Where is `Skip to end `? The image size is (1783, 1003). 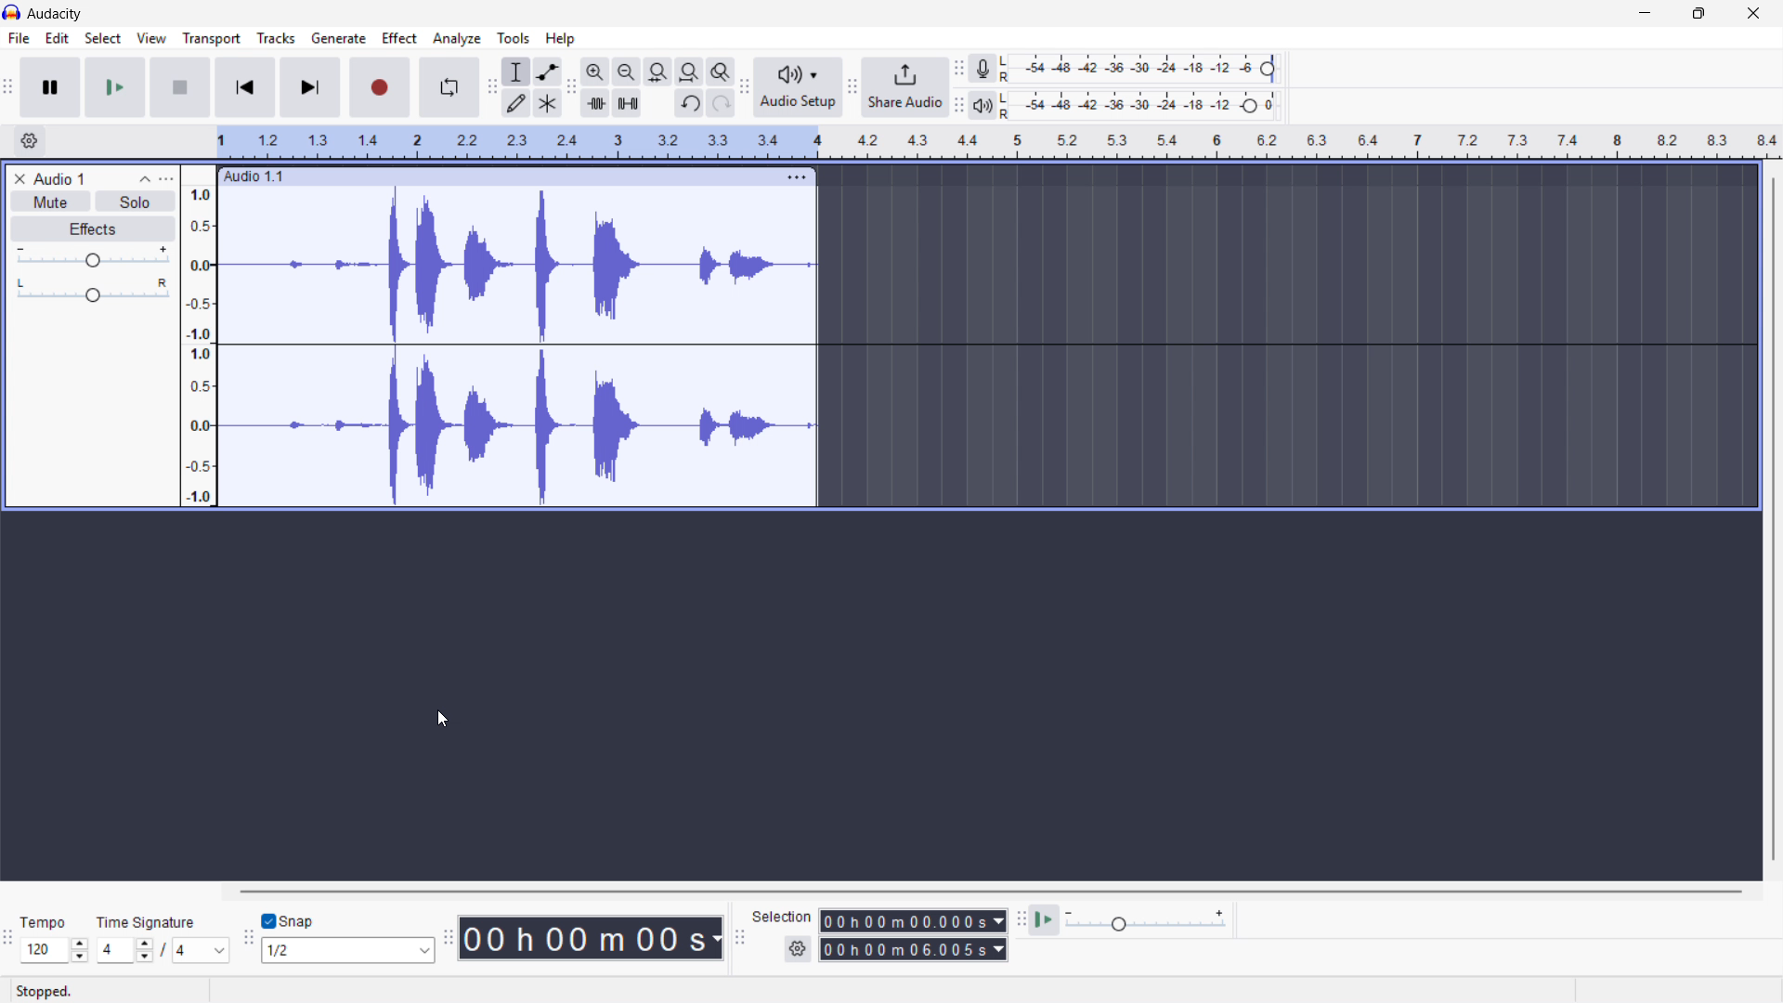 Skip to end  is located at coordinates (311, 87).